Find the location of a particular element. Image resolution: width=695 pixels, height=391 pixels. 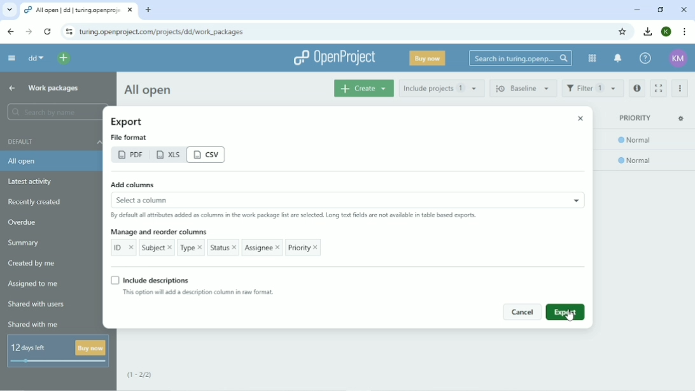

12 days left buy now is located at coordinates (58, 352).